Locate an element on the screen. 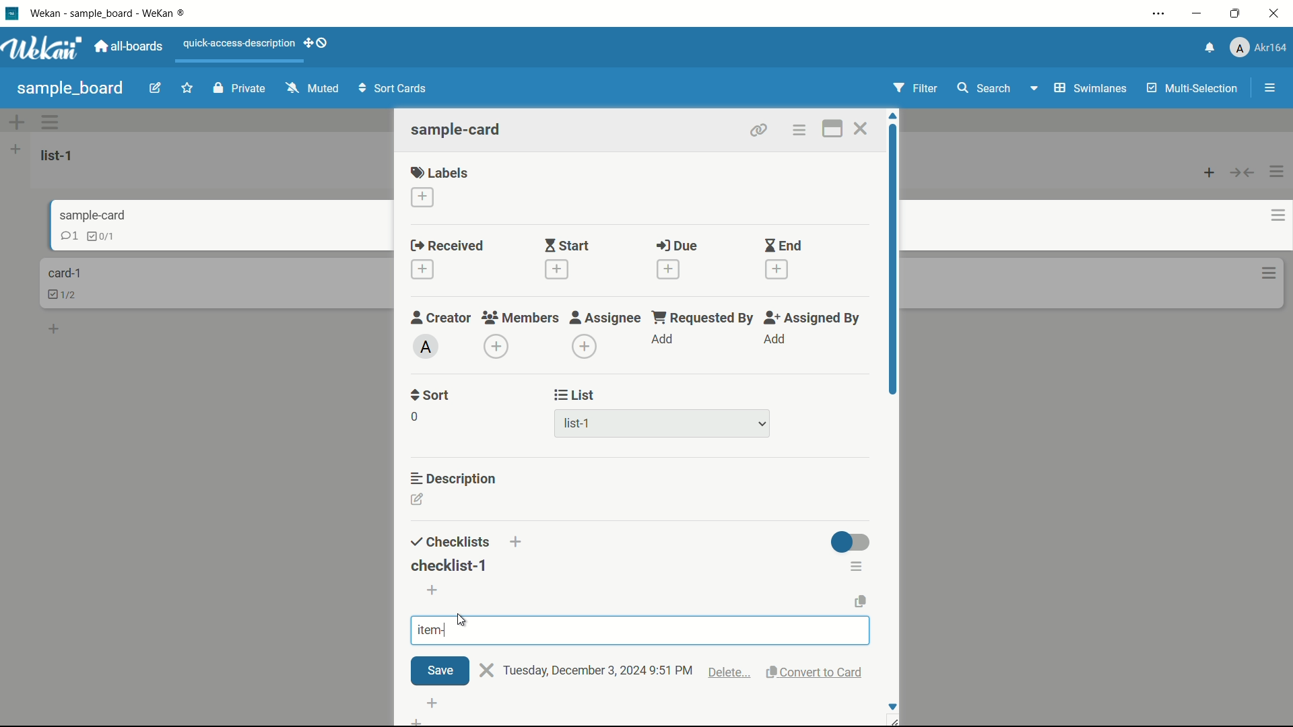  board name is located at coordinates (70, 90).